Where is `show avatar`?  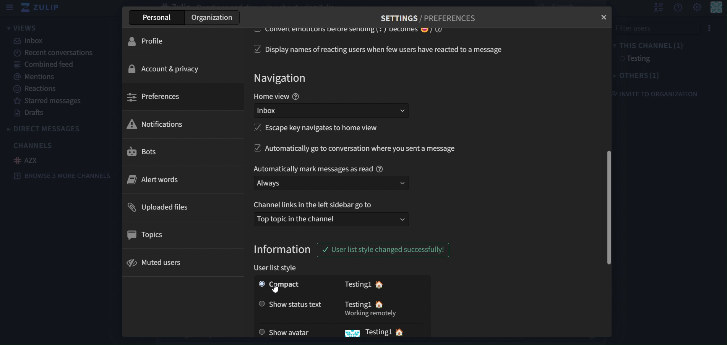 show avatar is located at coordinates (287, 332).